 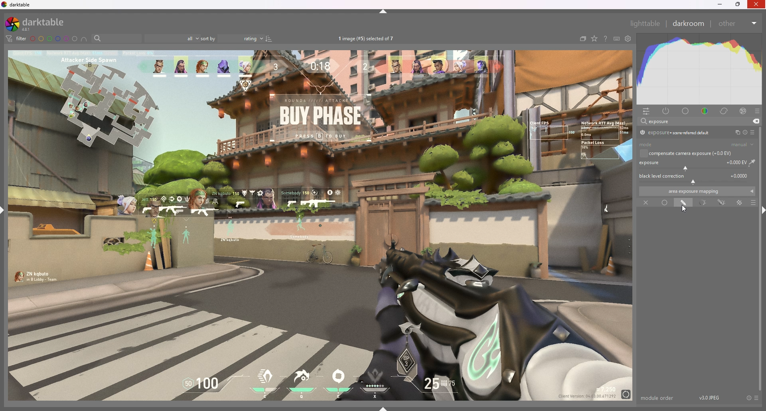 I want to click on reset, so click(x=745, y=132).